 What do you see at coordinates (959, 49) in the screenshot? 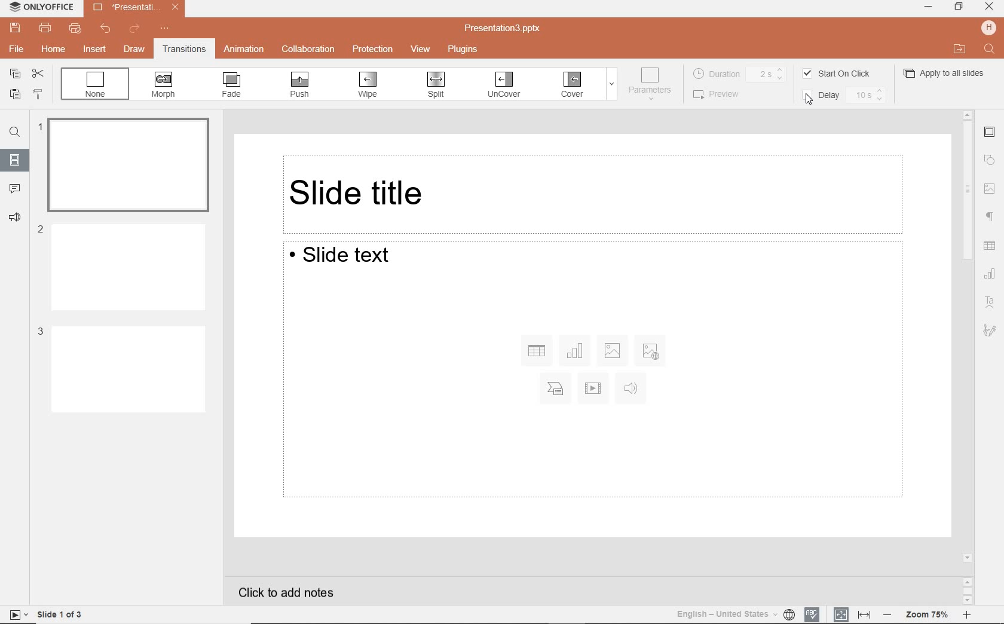
I see `OPEN FILE LOCATION` at bounding box center [959, 49].